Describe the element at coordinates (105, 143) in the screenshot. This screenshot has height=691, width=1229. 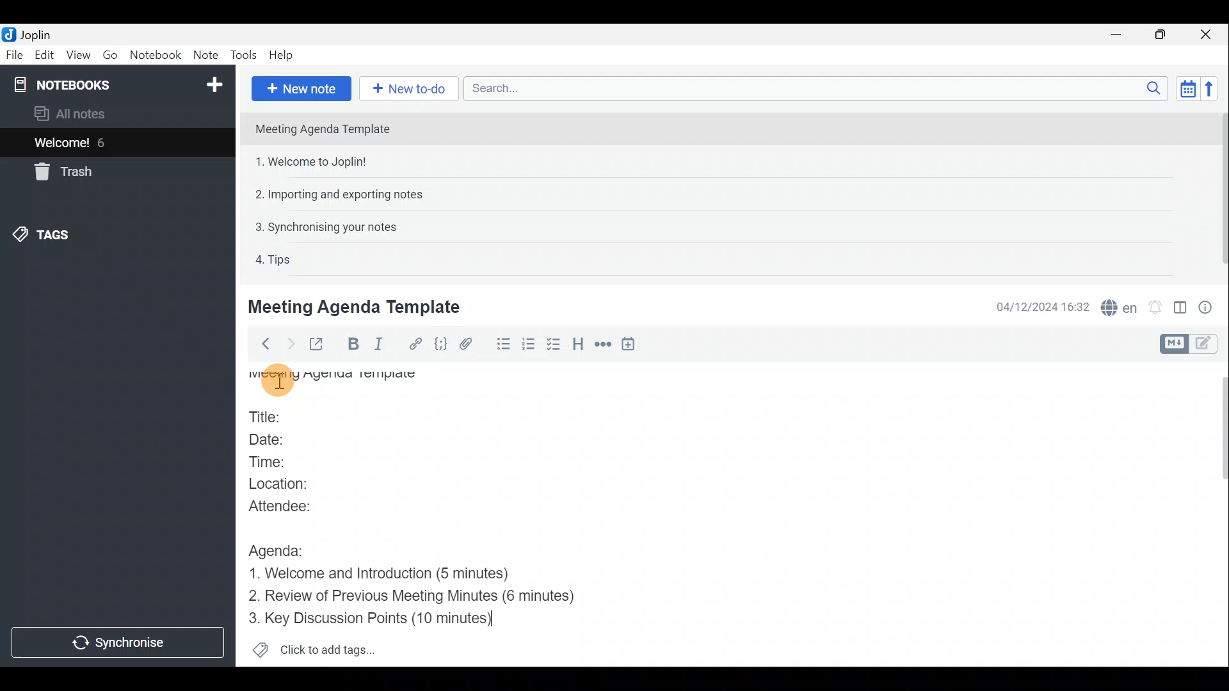
I see `6` at that location.